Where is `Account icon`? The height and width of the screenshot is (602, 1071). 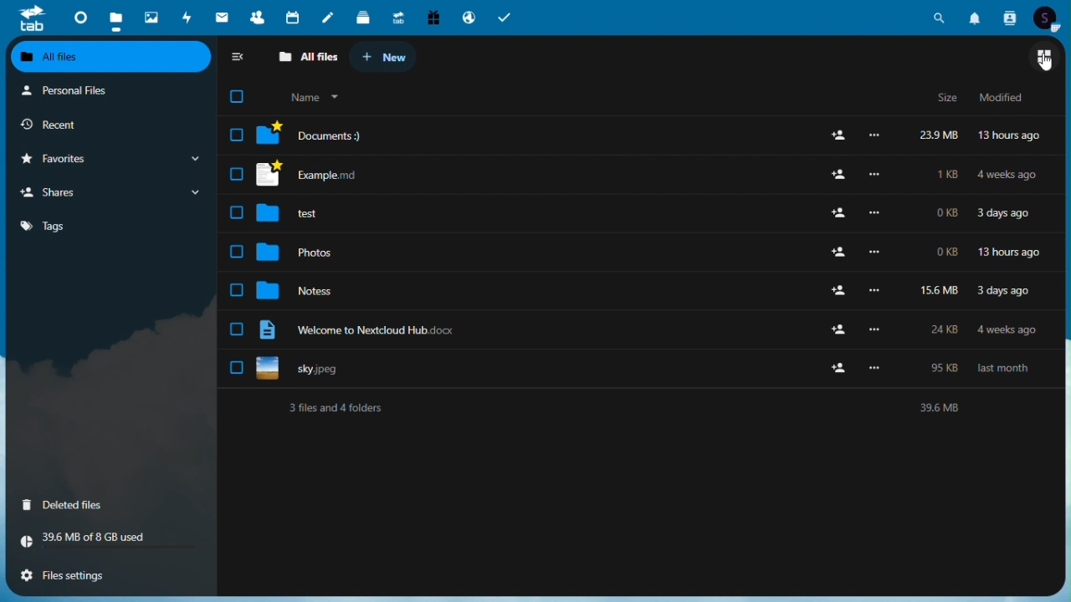
Account icon is located at coordinates (1047, 18).